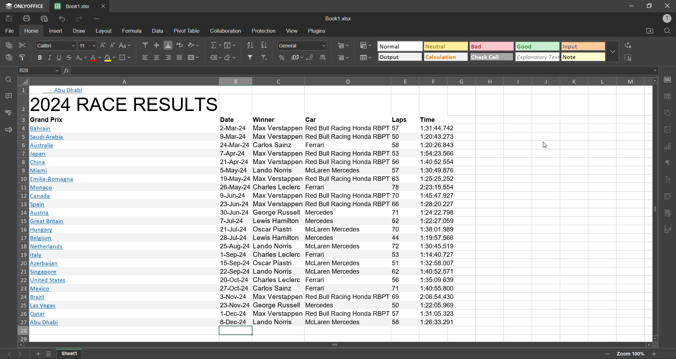 This screenshot has width=676, height=359. What do you see at coordinates (8, 32) in the screenshot?
I see `file` at bounding box center [8, 32].